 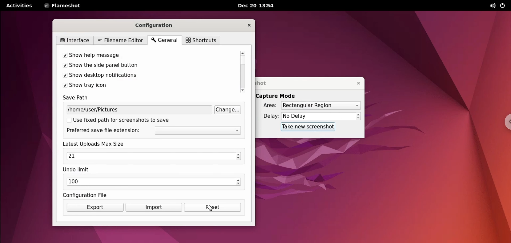 I want to click on show help message checkbox, so click(x=147, y=55).